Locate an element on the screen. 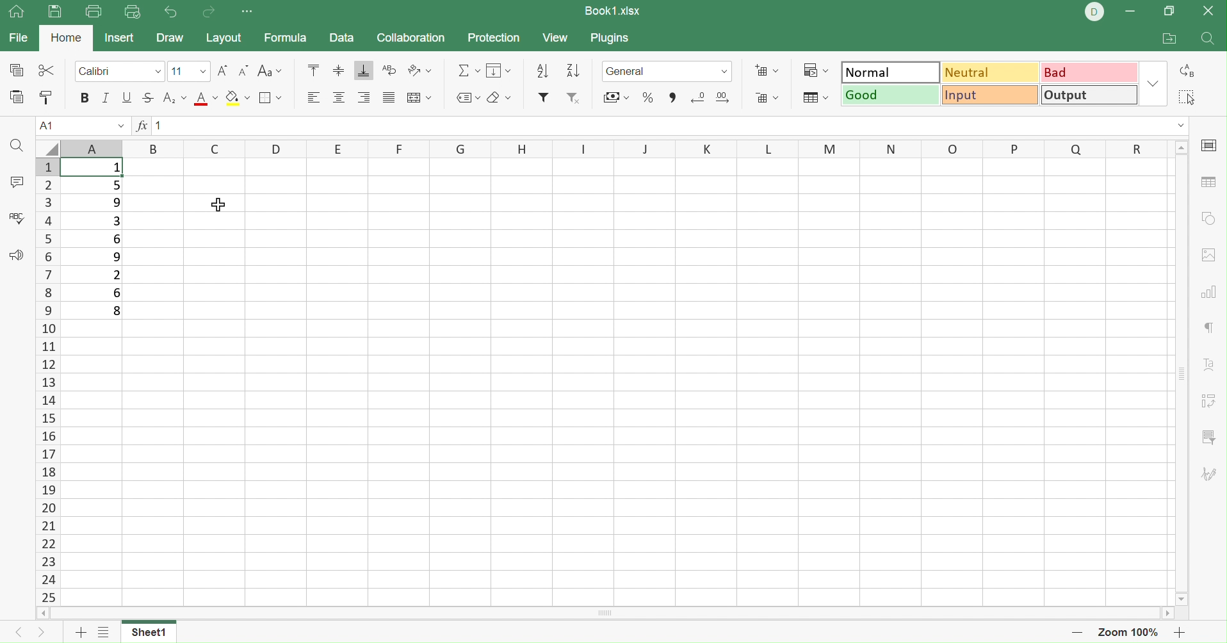 This screenshot has width=1227, height=643. Comma is located at coordinates (671, 97).